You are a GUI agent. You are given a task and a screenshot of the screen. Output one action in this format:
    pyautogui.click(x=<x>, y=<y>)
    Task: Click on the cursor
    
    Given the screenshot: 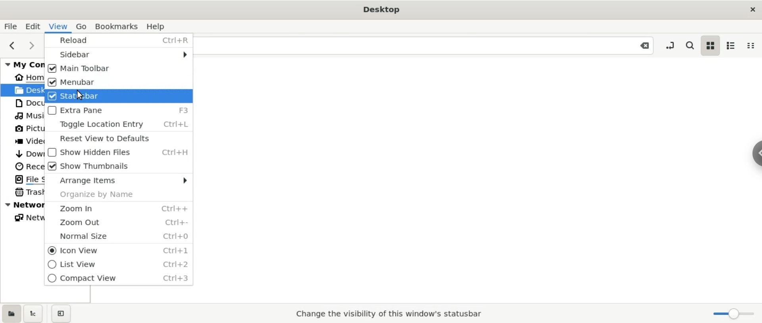 What is the action you would take?
    pyautogui.click(x=79, y=95)
    